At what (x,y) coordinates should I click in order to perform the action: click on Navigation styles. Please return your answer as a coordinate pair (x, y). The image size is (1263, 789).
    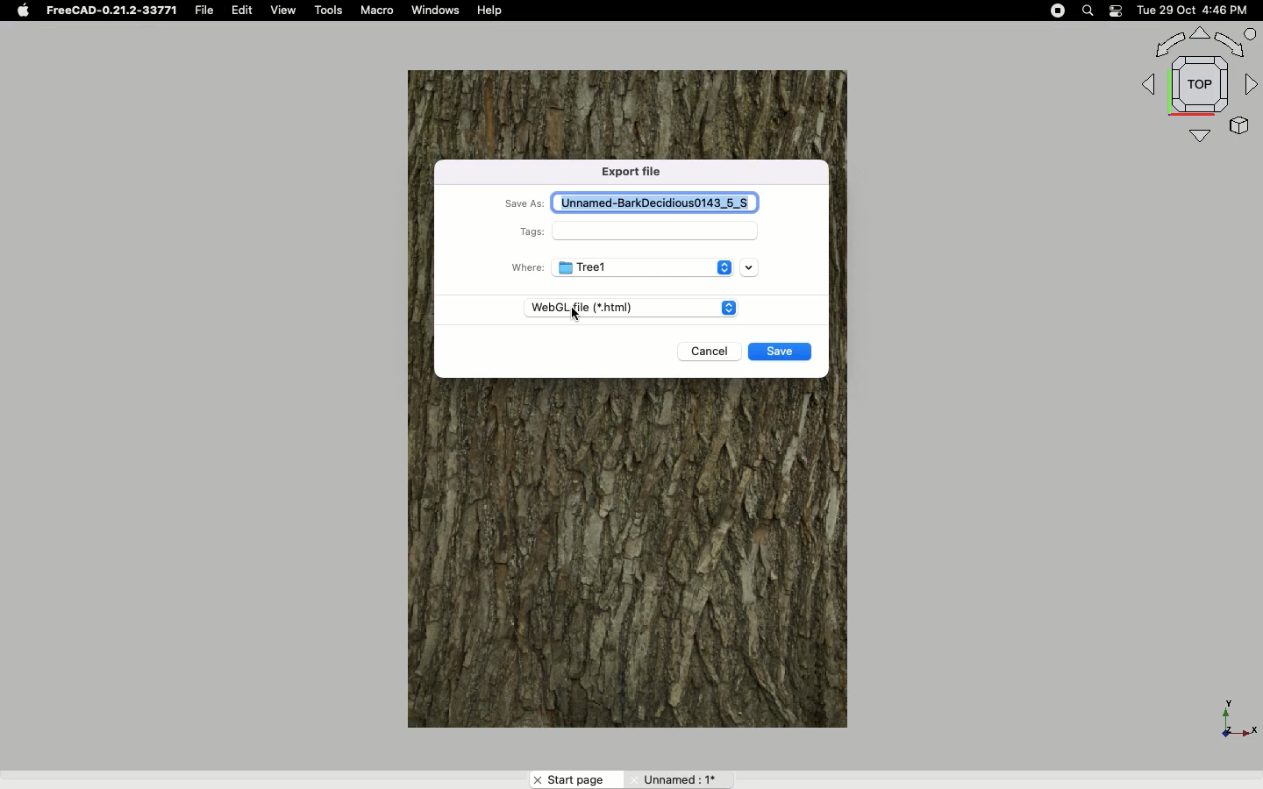
    Looking at the image, I should click on (1196, 84).